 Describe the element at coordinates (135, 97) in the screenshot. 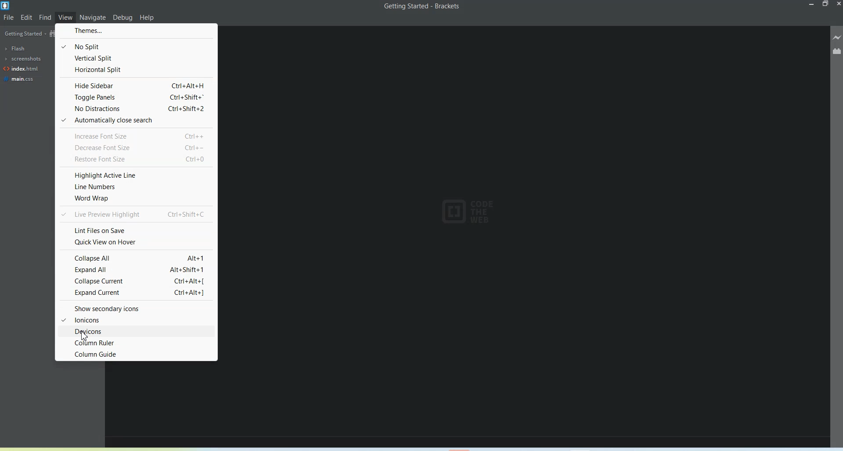

I see `Toggle Panels` at that location.